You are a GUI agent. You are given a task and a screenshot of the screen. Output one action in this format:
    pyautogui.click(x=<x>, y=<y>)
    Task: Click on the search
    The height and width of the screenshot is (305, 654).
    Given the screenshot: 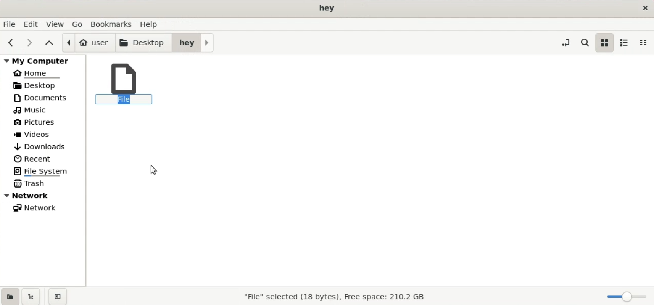 What is the action you would take?
    pyautogui.click(x=586, y=42)
    